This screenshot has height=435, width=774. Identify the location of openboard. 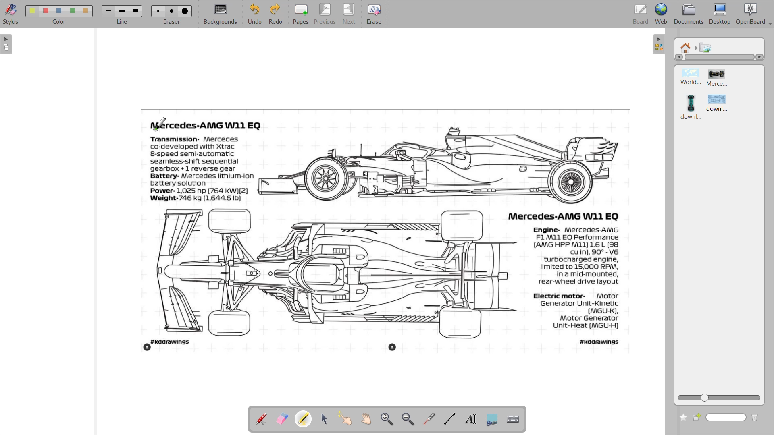
(754, 14).